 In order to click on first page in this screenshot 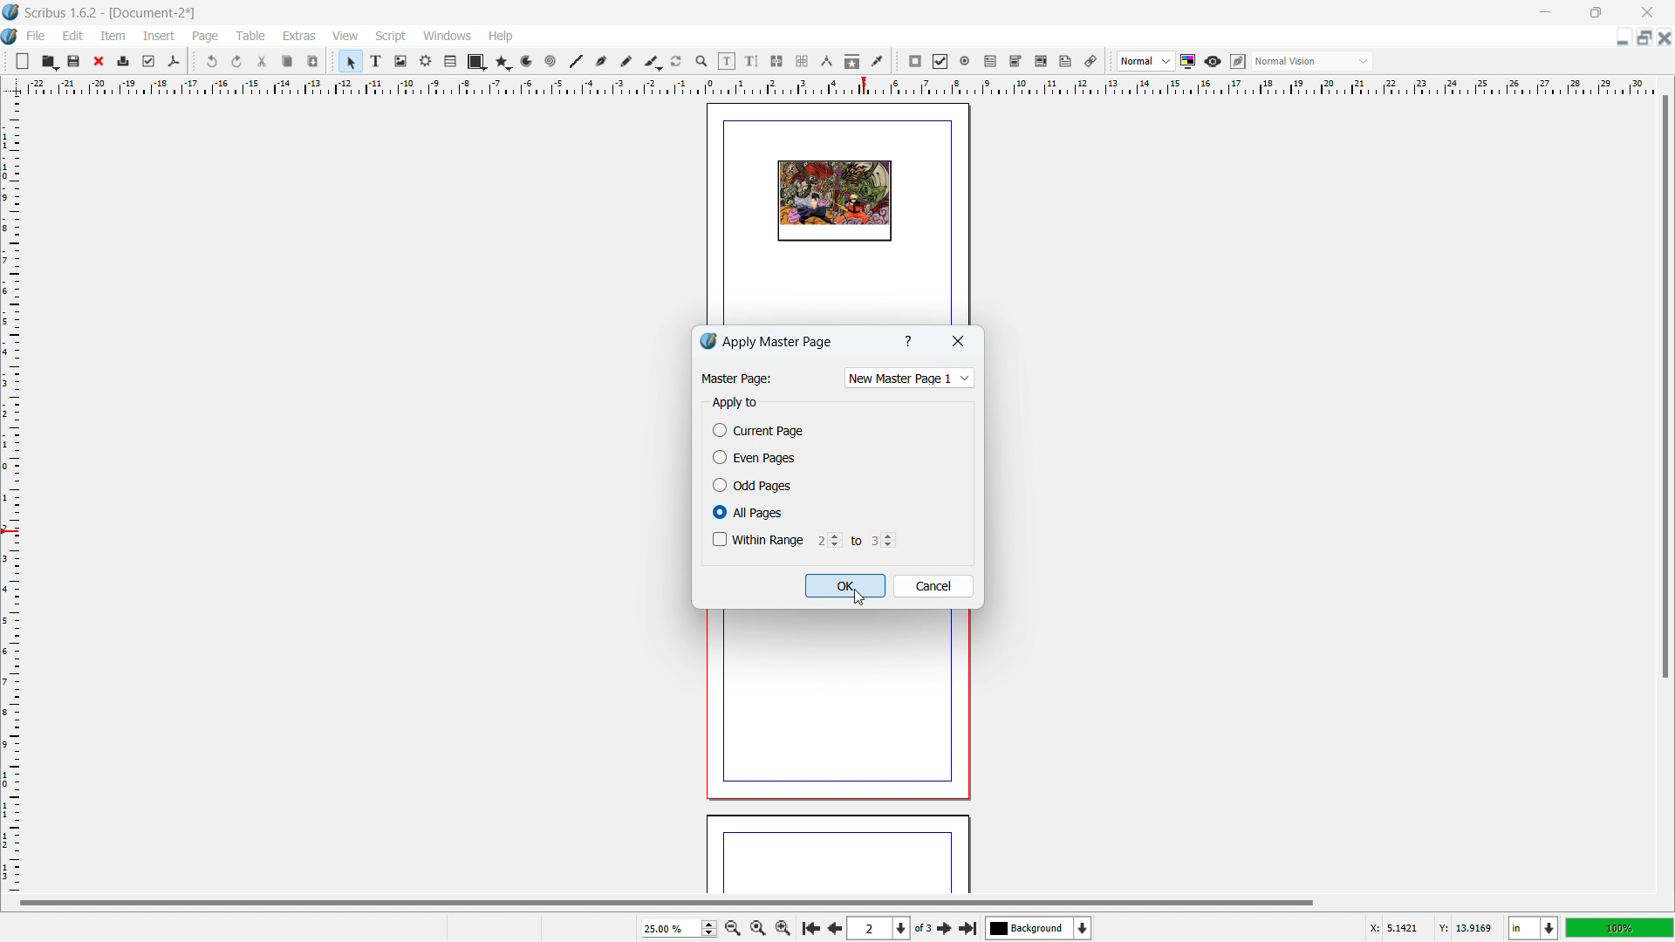, I will do `click(810, 926)`.